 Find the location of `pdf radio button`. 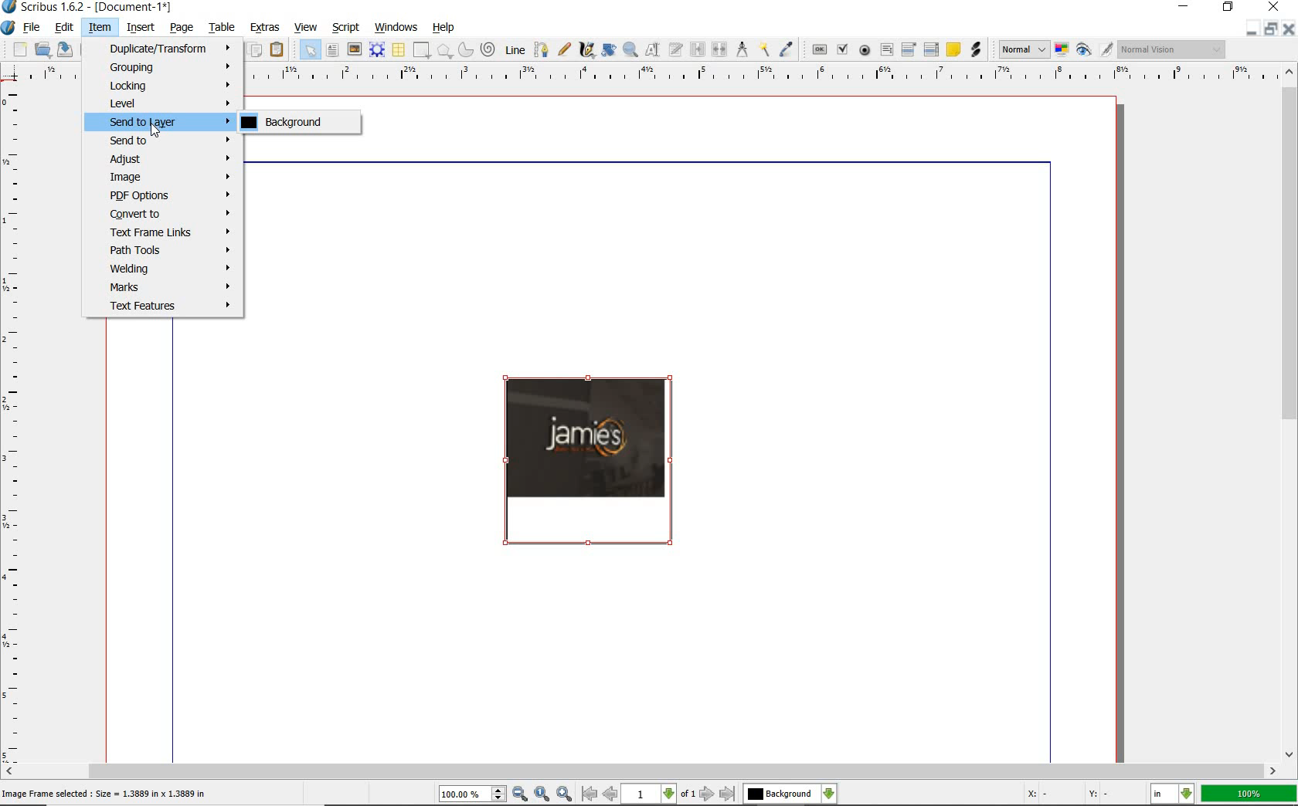

pdf radio button is located at coordinates (865, 51).